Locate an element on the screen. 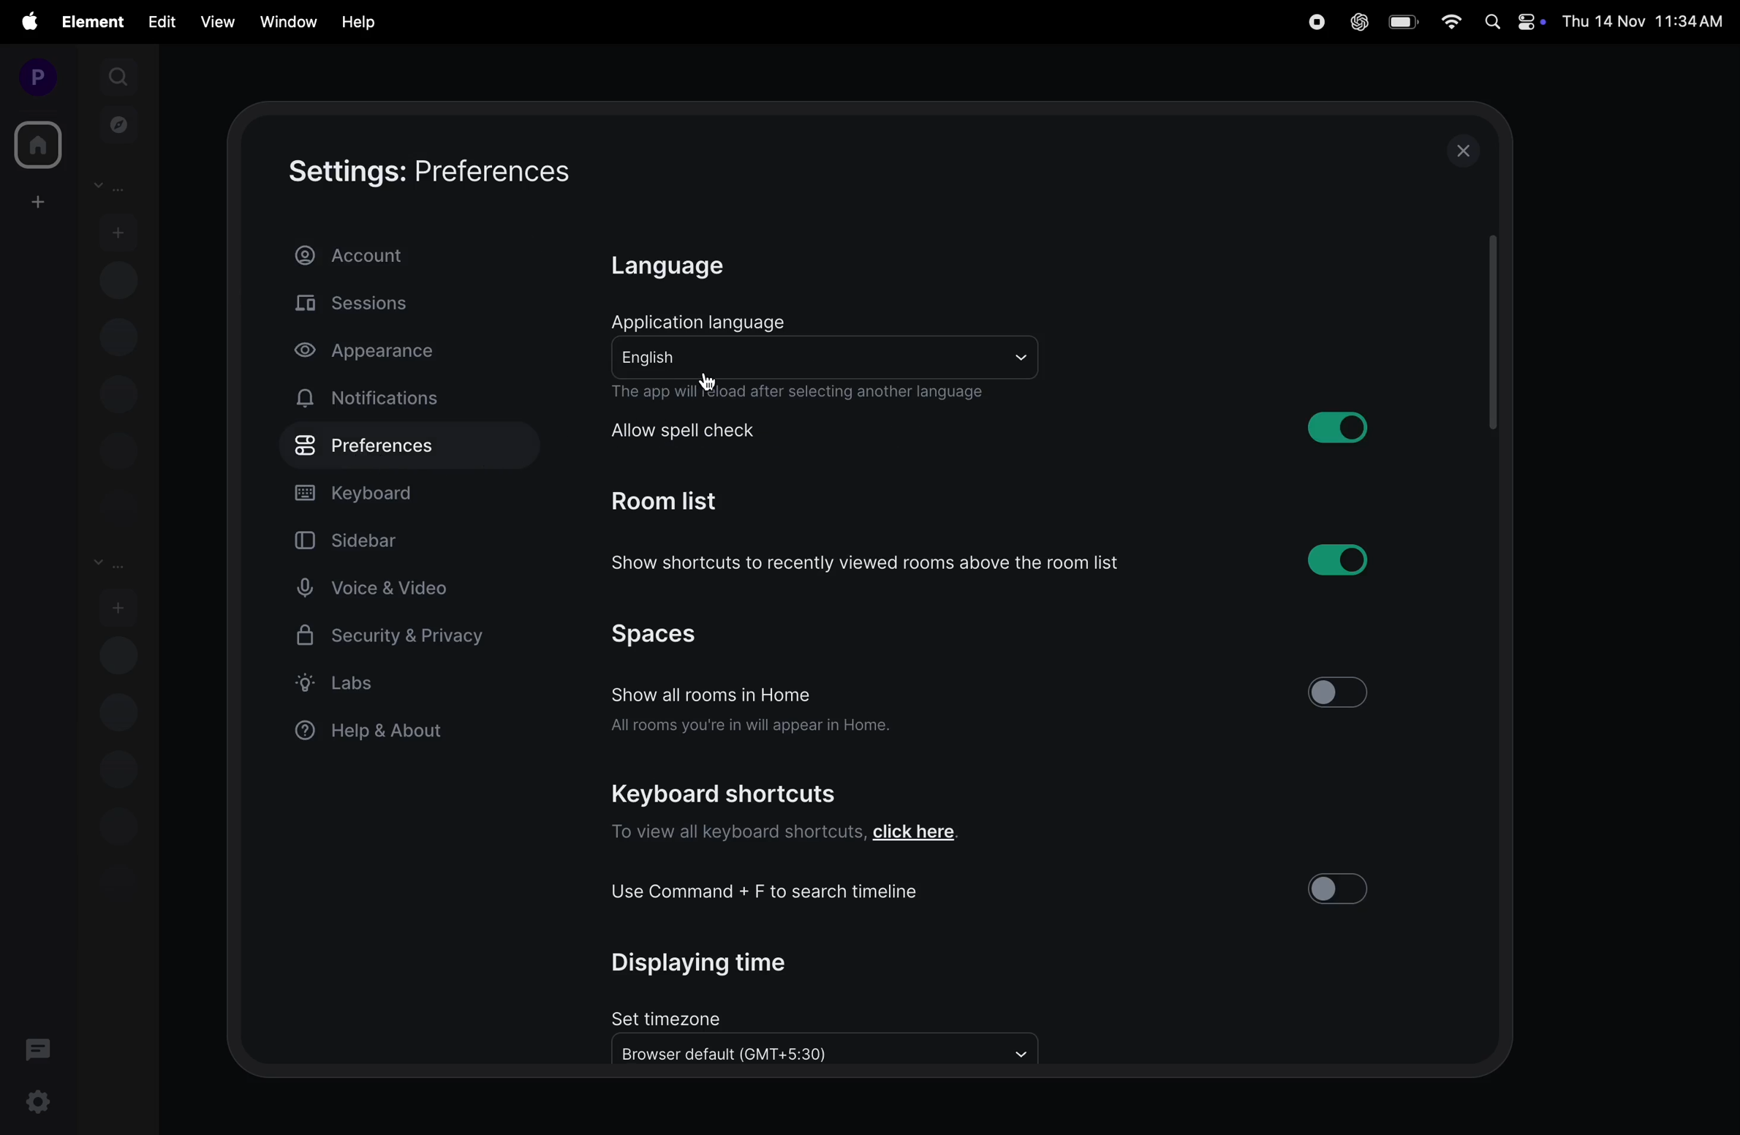 The image size is (1740, 1135). view is located at coordinates (216, 21).